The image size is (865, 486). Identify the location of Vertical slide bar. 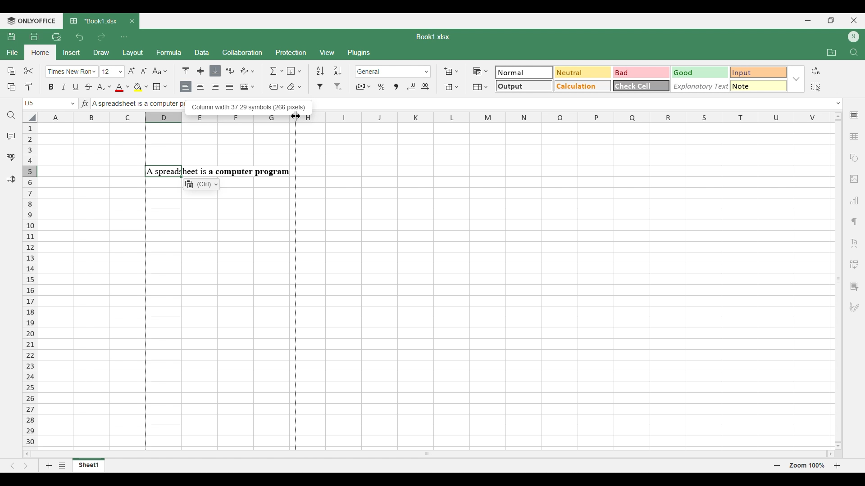
(839, 280).